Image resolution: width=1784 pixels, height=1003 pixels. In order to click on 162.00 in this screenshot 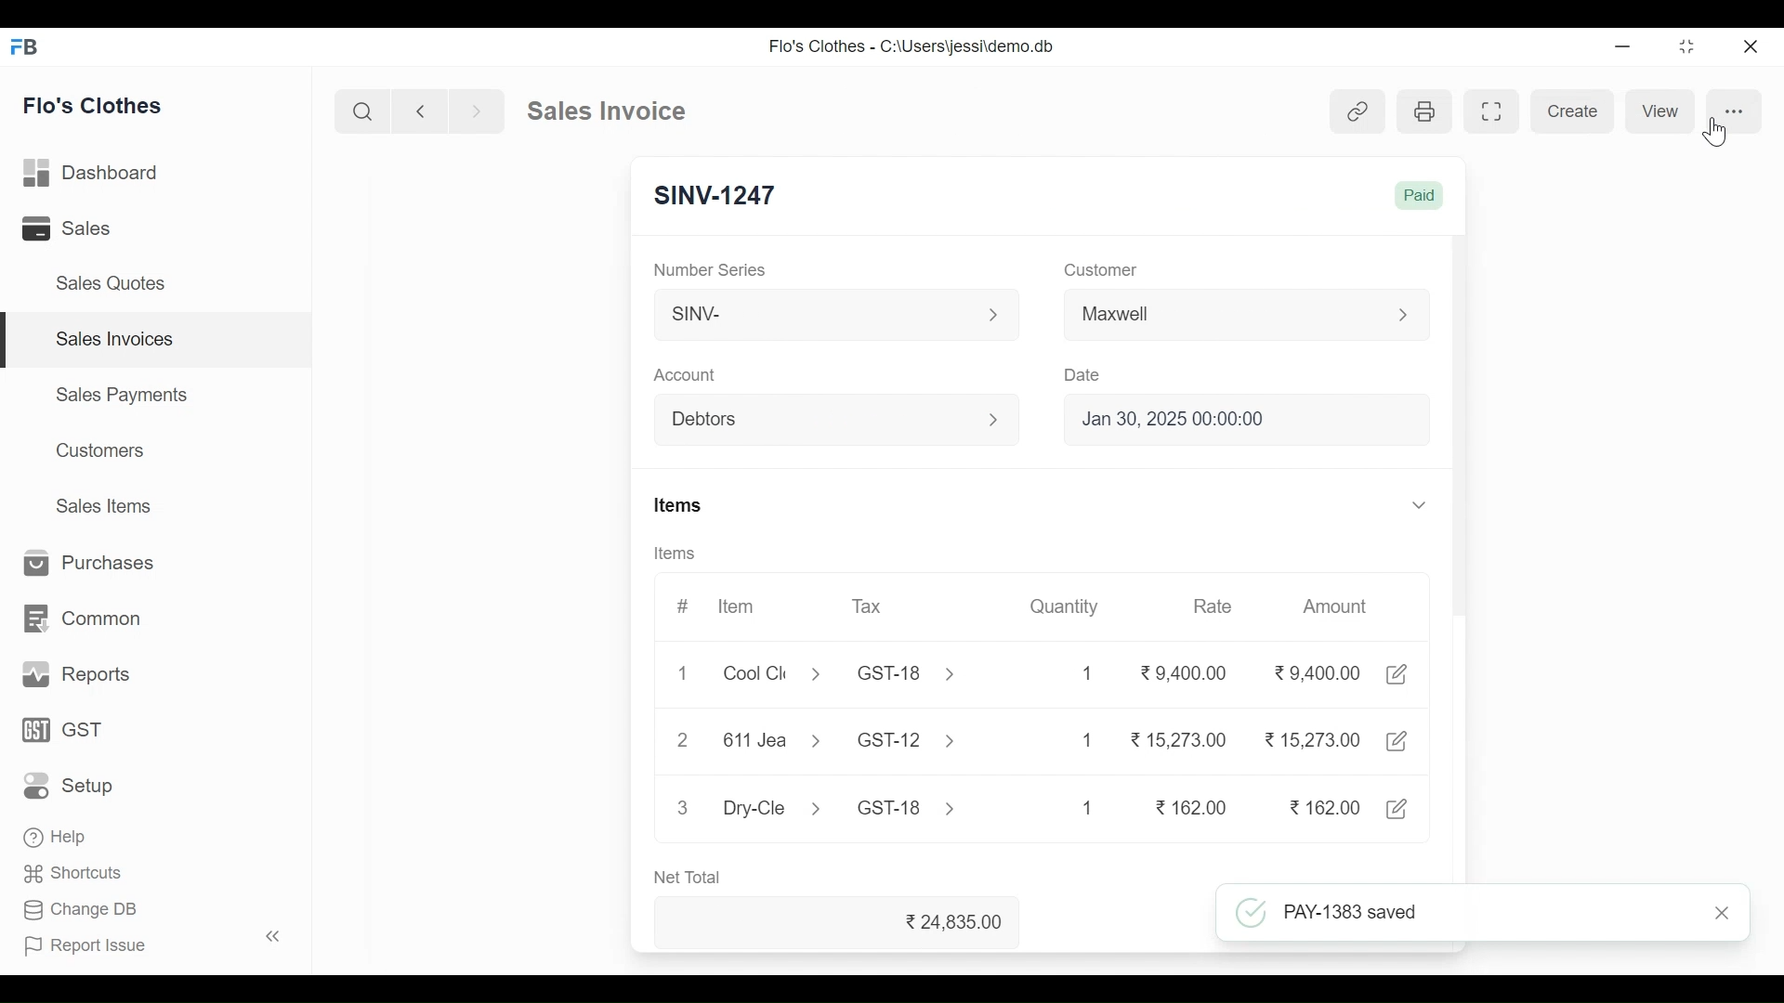, I will do `click(1194, 807)`.